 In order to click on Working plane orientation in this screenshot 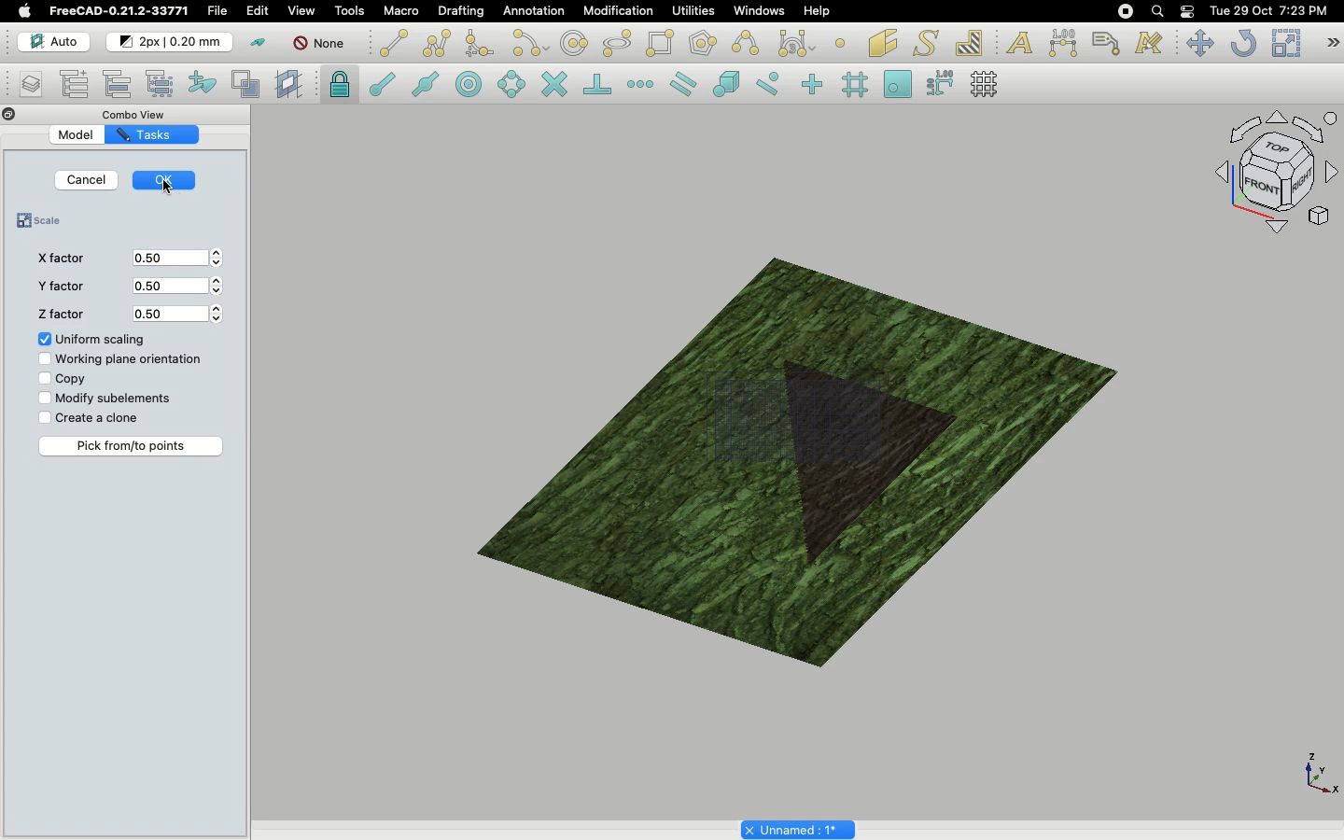, I will do `click(120, 361)`.